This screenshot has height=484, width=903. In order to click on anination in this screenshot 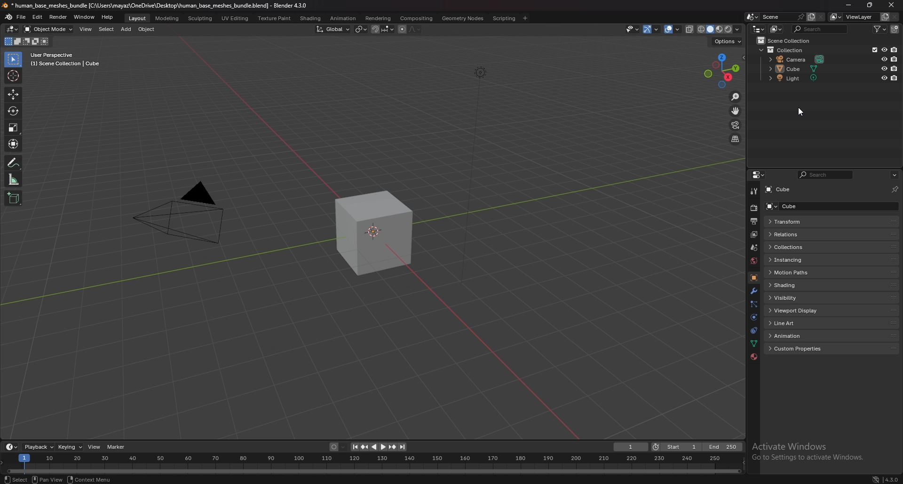, I will do `click(343, 18)`.